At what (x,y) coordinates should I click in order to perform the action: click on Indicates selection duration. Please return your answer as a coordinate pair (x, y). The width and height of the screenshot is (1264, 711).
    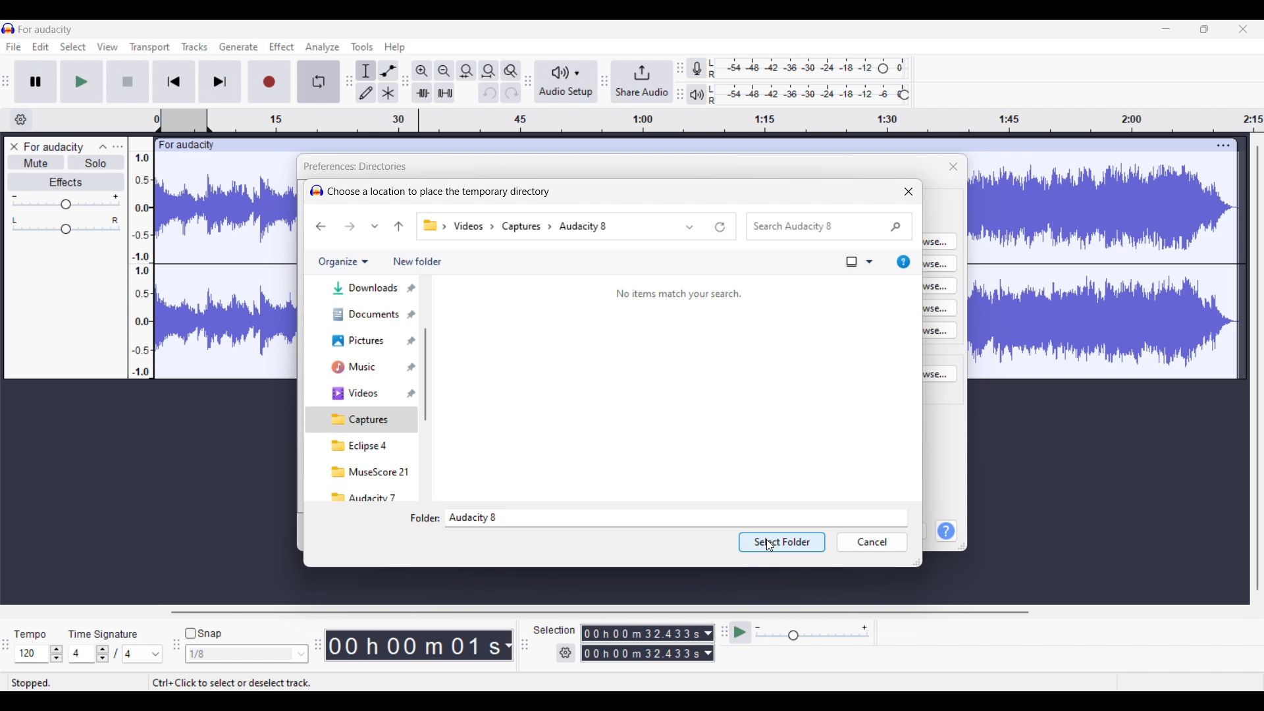
    Looking at the image, I should click on (554, 630).